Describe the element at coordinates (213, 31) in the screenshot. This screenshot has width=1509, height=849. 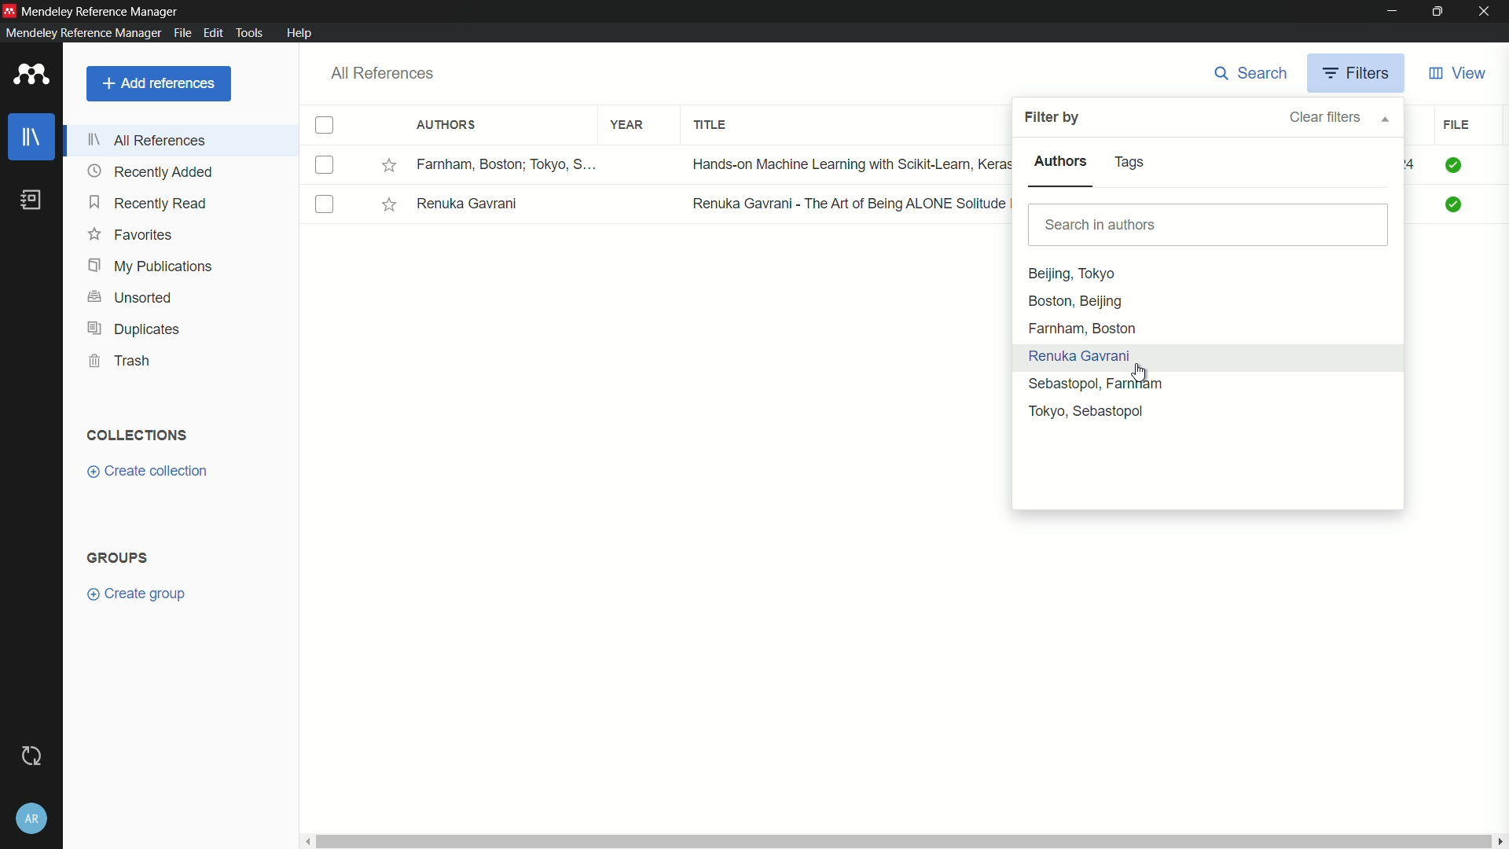
I see `edit menu` at that location.